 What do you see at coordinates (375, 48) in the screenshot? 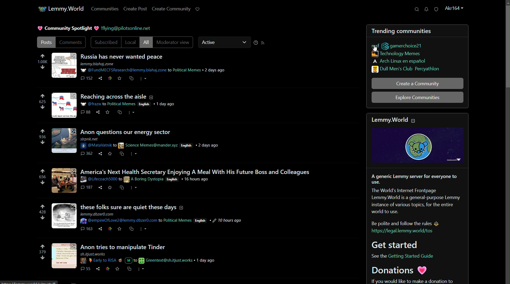
I see `cursor` at bounding box center [375, 48].